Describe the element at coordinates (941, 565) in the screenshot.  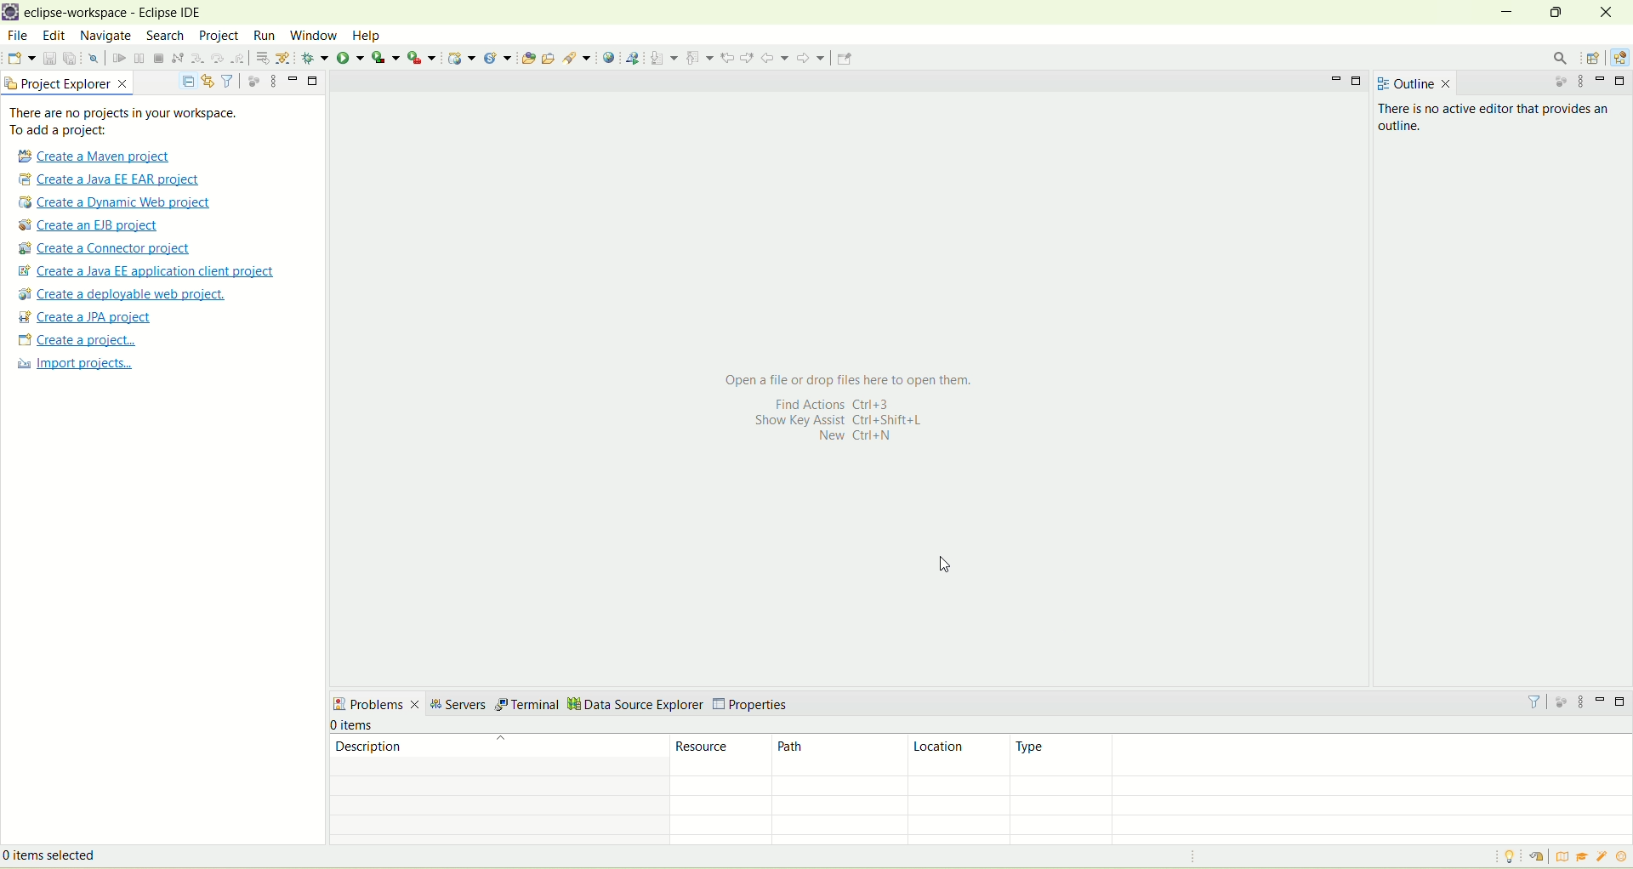
I see `cursor` at that location.